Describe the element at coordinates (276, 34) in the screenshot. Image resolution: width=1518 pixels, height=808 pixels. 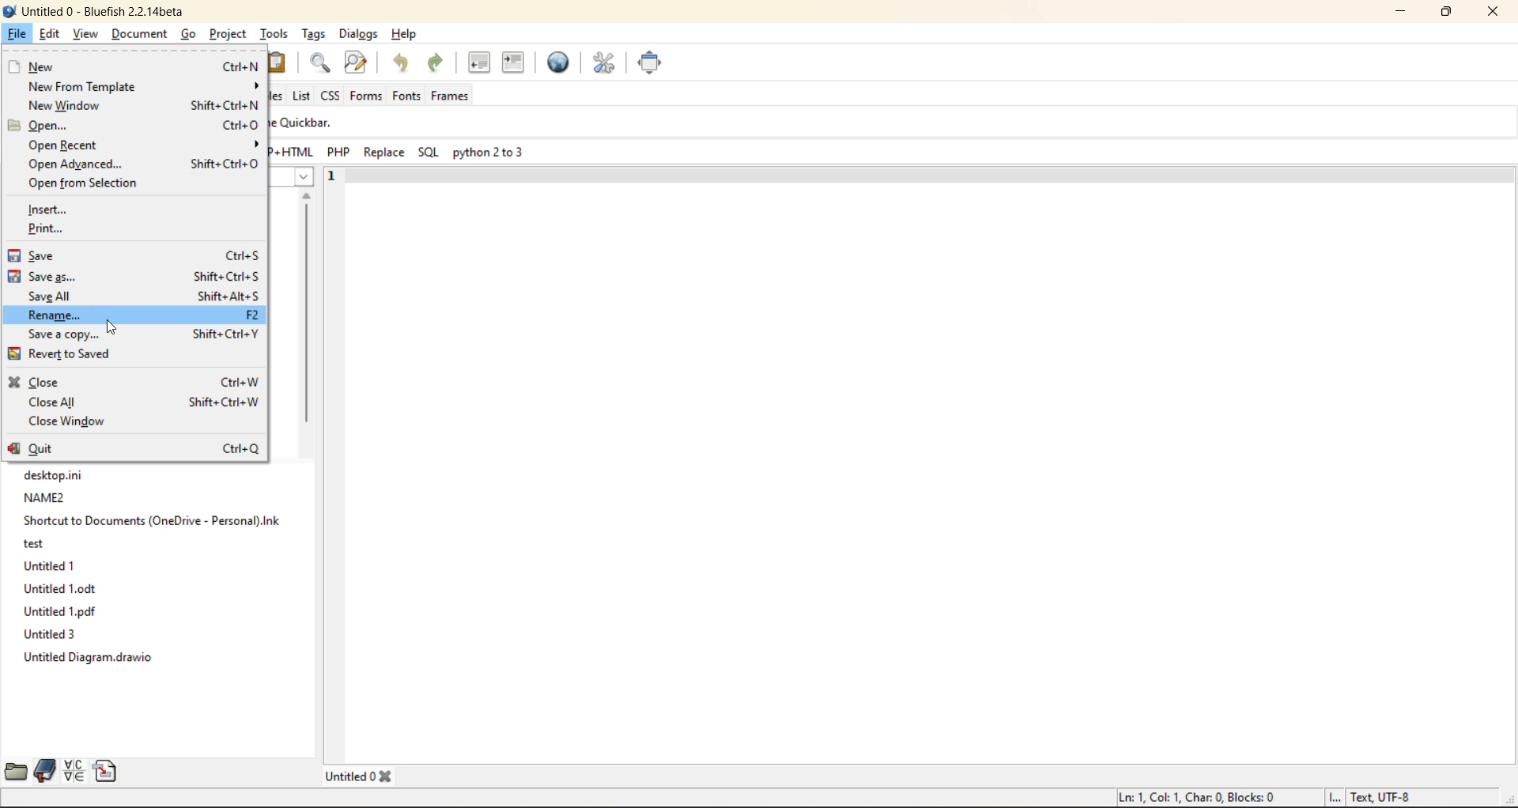
I see `tools` at that location.